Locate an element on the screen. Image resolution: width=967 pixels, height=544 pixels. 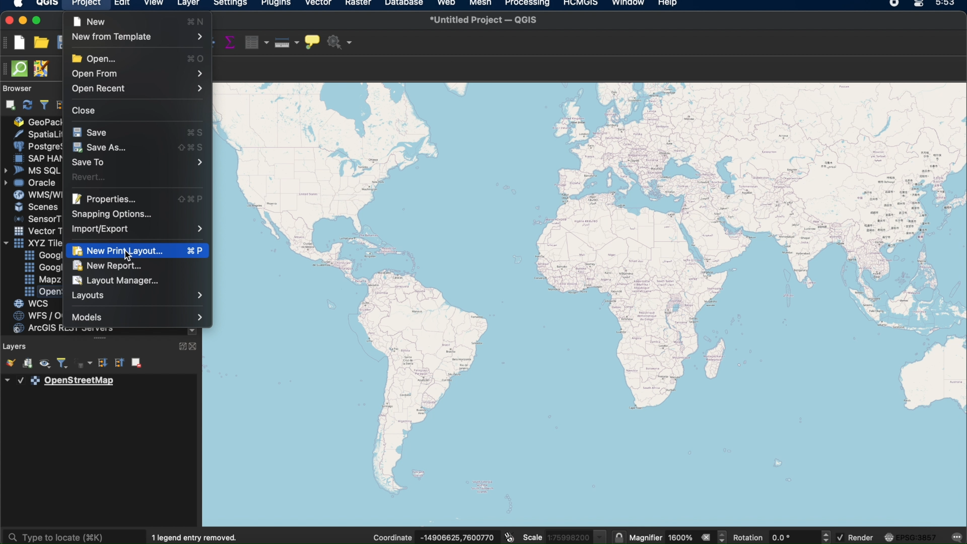
close is located at coordinates (8, 19).